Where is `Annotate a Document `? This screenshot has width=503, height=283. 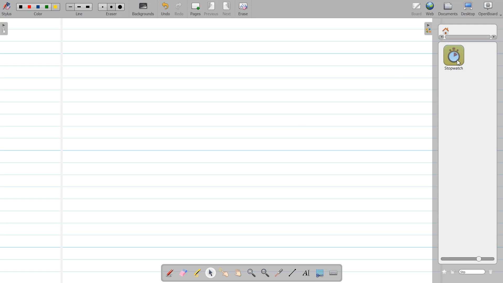
Annotate a Document  is located at coordinates (170, 273).